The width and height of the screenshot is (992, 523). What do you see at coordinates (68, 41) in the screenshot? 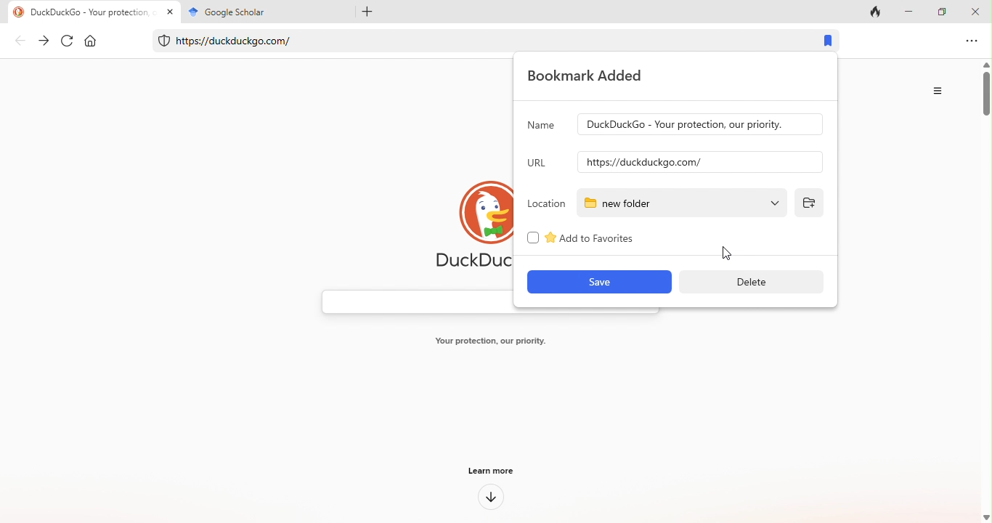
I see `refresh` at bounding box center [68, 41].